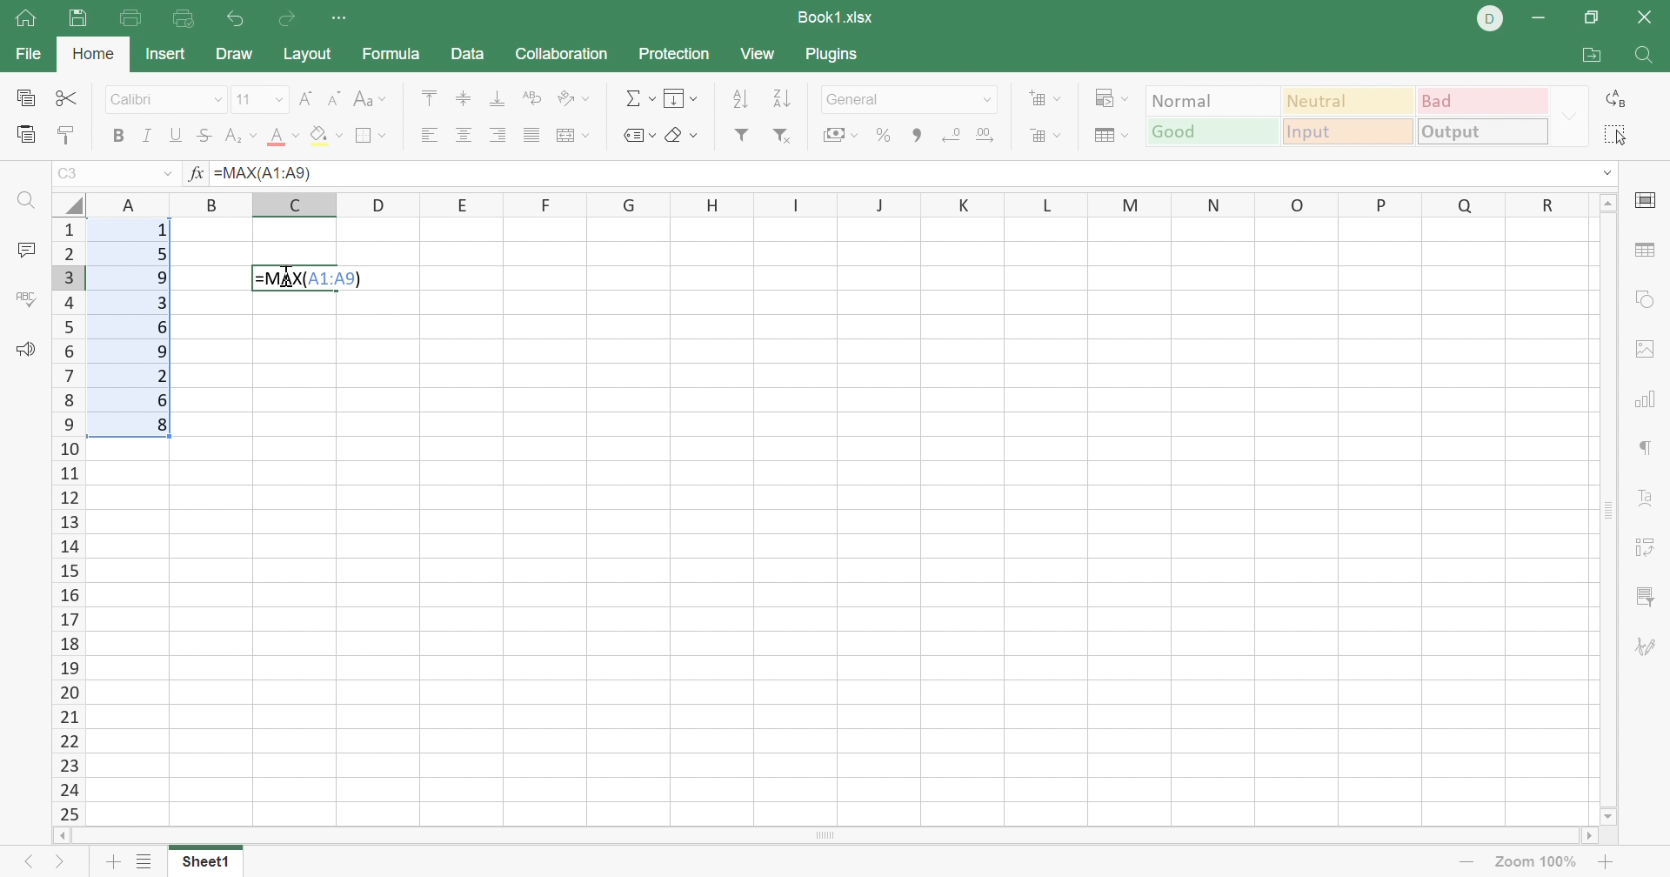  I want to click on Normal, so click(1213, 102).